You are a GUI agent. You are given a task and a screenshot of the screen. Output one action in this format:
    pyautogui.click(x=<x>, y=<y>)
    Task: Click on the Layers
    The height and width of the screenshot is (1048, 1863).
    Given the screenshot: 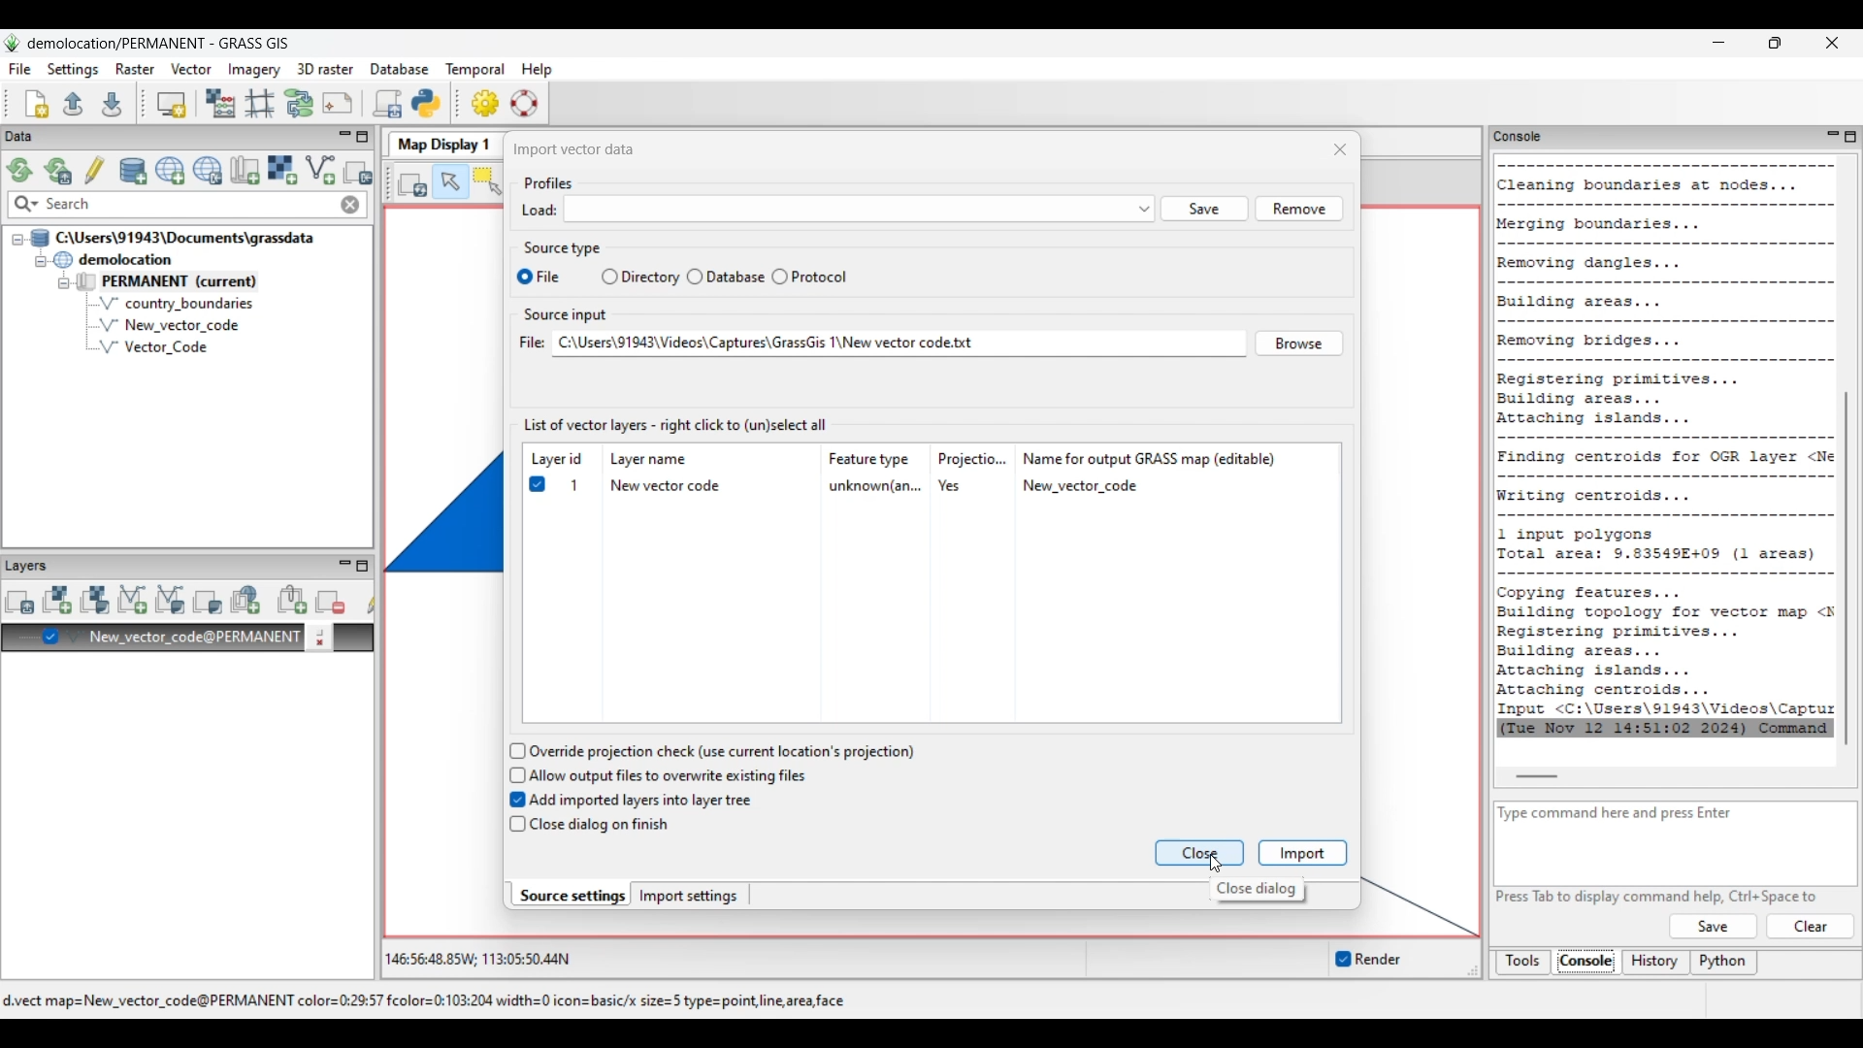 What is the action you would take?
    pyautogui.click(x=31, y=565)
    